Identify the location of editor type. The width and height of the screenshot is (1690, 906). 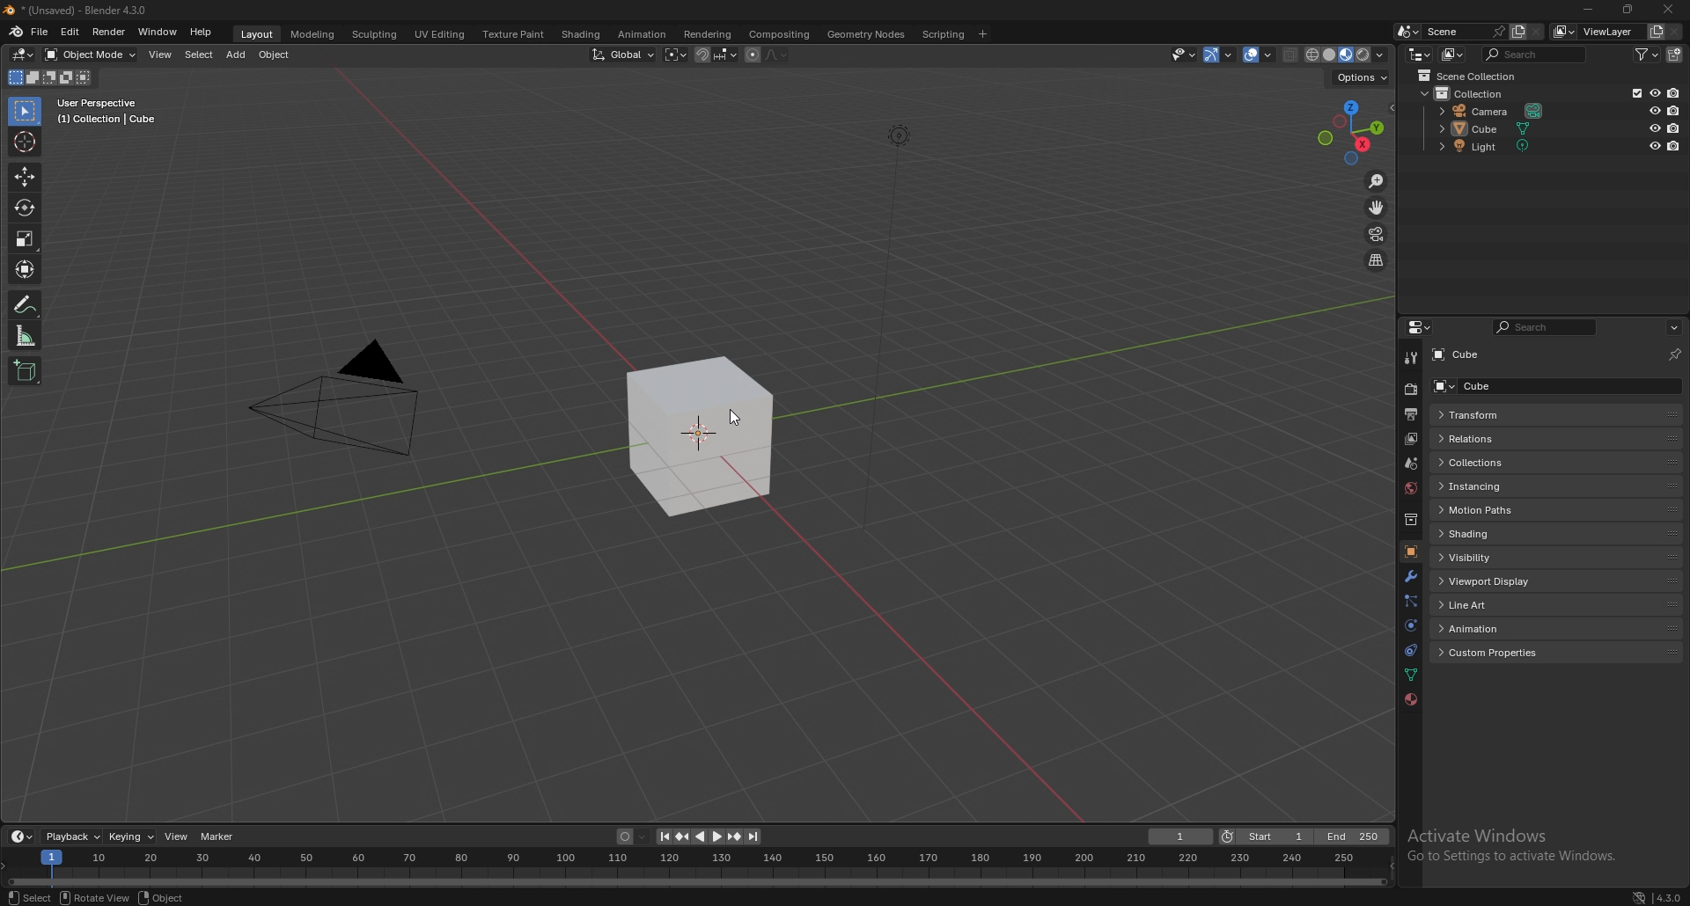
(22, 55).